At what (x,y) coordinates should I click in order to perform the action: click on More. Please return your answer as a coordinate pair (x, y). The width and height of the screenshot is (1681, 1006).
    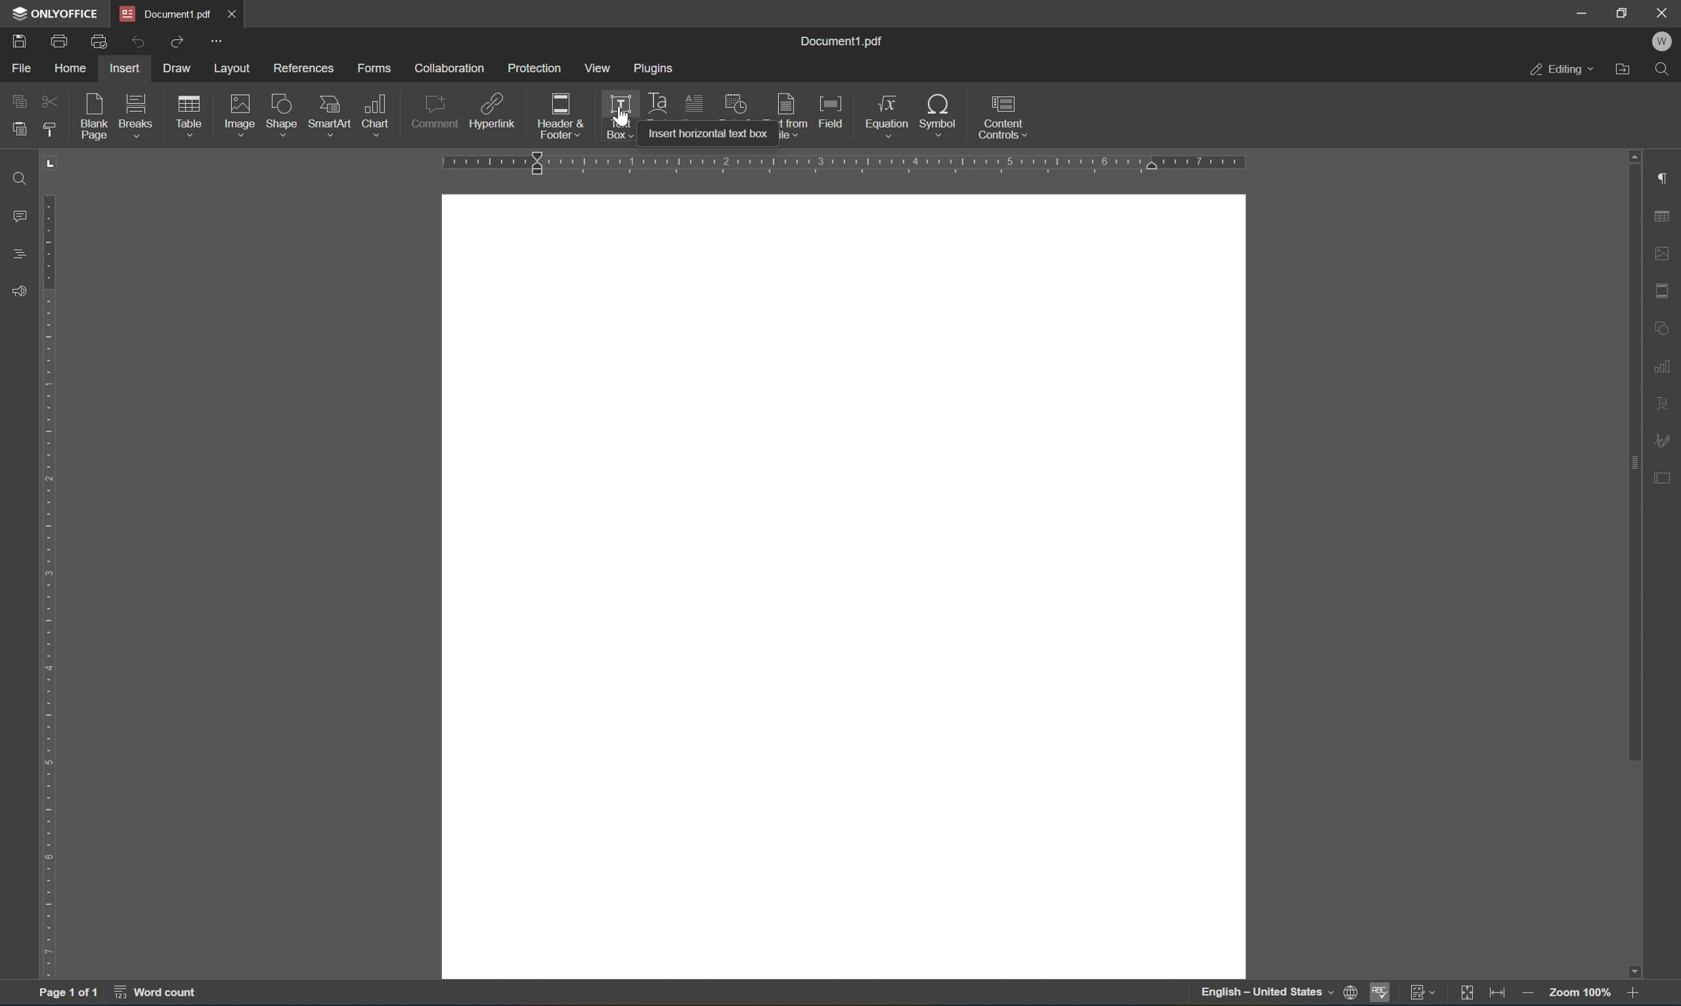
    Looking at the image, I should click on (217, 40).